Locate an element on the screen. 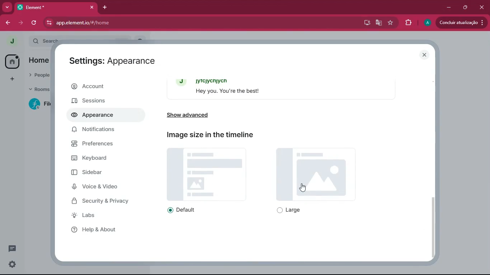  more is located at coordinates (7, 7).